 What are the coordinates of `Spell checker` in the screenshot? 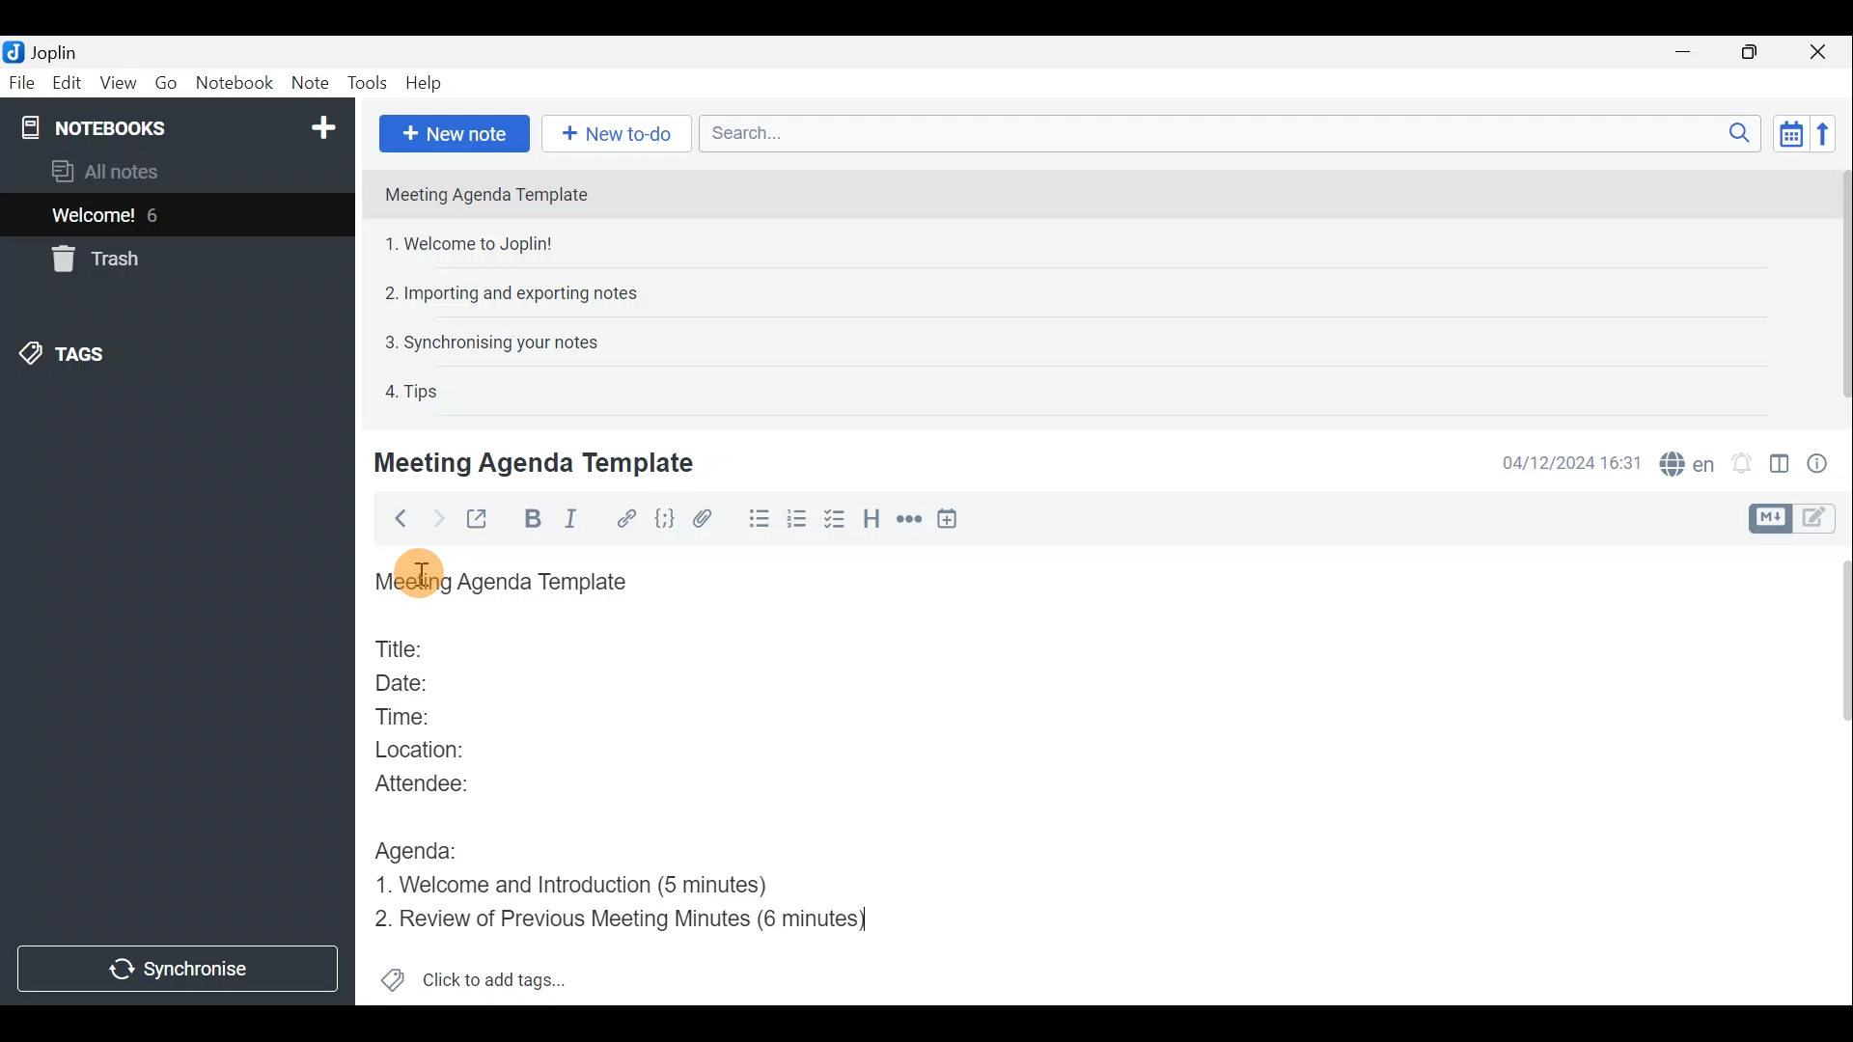 It's located at (1689, 461).